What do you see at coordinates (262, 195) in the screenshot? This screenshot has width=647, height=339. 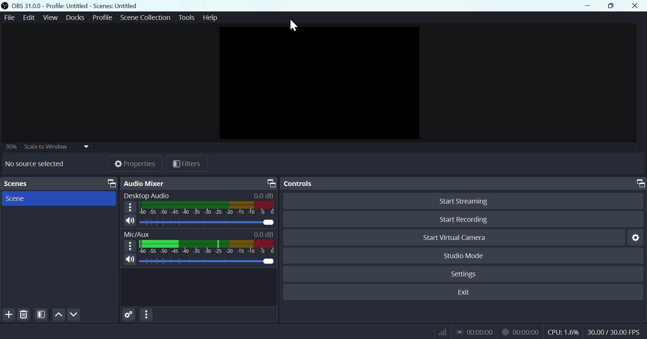 I see `0.0dB` at bounding box center [262, 195].